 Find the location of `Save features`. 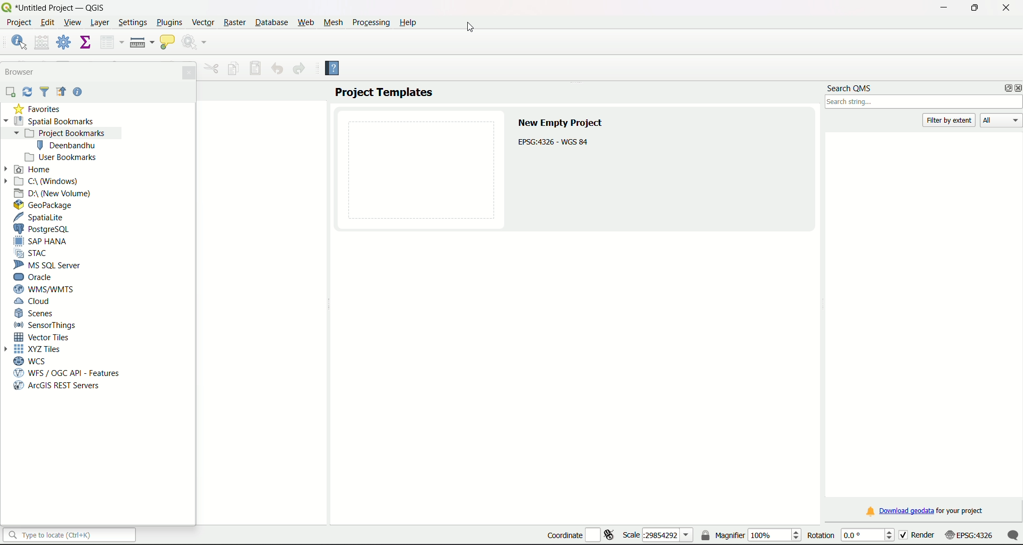

Save features is located at coordinates (256, 68).